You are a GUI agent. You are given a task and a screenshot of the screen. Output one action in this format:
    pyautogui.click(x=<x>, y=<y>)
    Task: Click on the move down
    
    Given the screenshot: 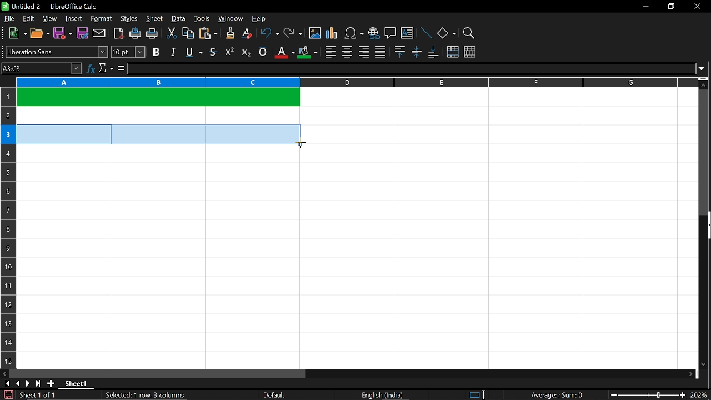 What is the action you would take?
    pyautogui.click(x=705, y=365)
    